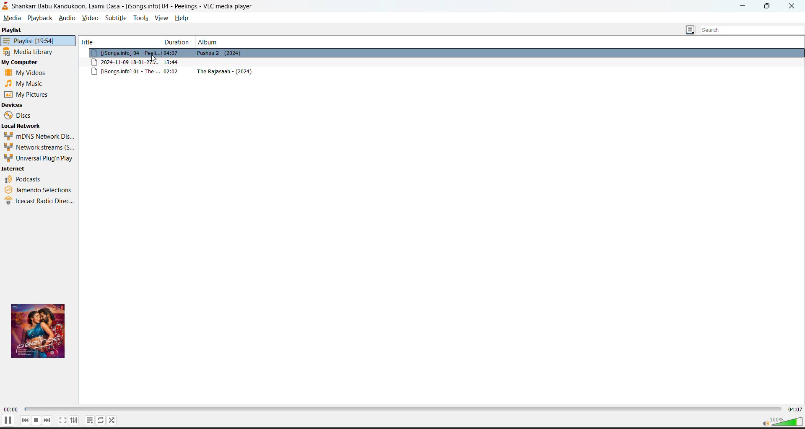 This screenshot has height=429, width=805. I want to click on change playlist view, so click(690, 30).